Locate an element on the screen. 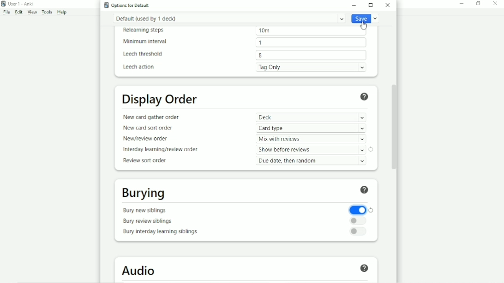 This screenshot has width=504, height=283. User 1 - Anki is located at coordinates (18, 3).